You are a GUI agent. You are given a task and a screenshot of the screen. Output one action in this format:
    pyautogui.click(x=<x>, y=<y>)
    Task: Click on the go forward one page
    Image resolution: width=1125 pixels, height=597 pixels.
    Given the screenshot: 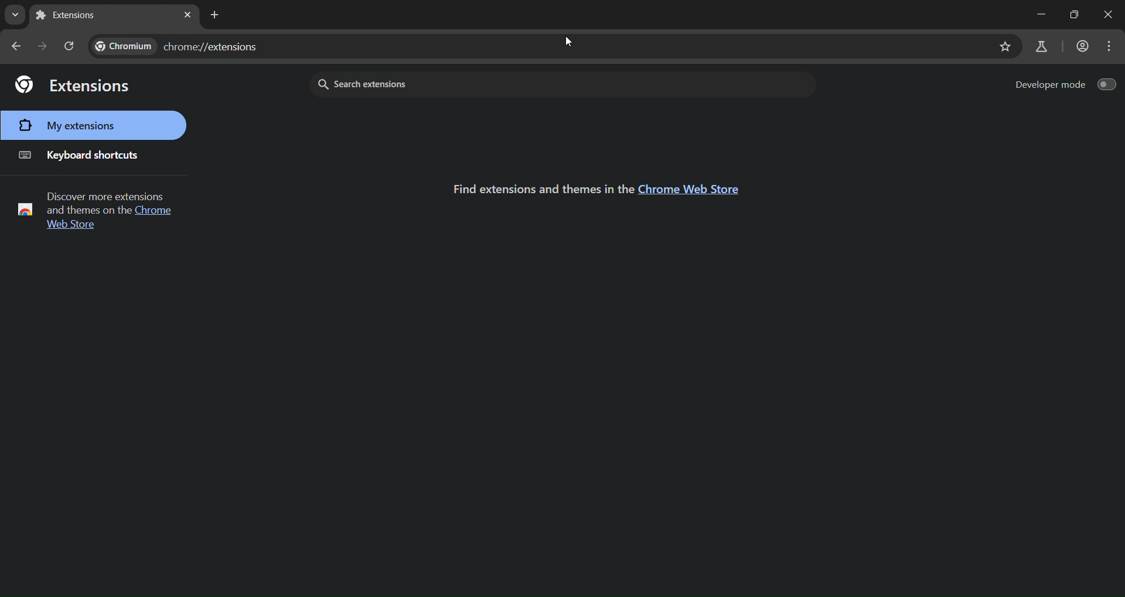 What is the action you would take?
    pyautogui.click(x=45, y=46)
    